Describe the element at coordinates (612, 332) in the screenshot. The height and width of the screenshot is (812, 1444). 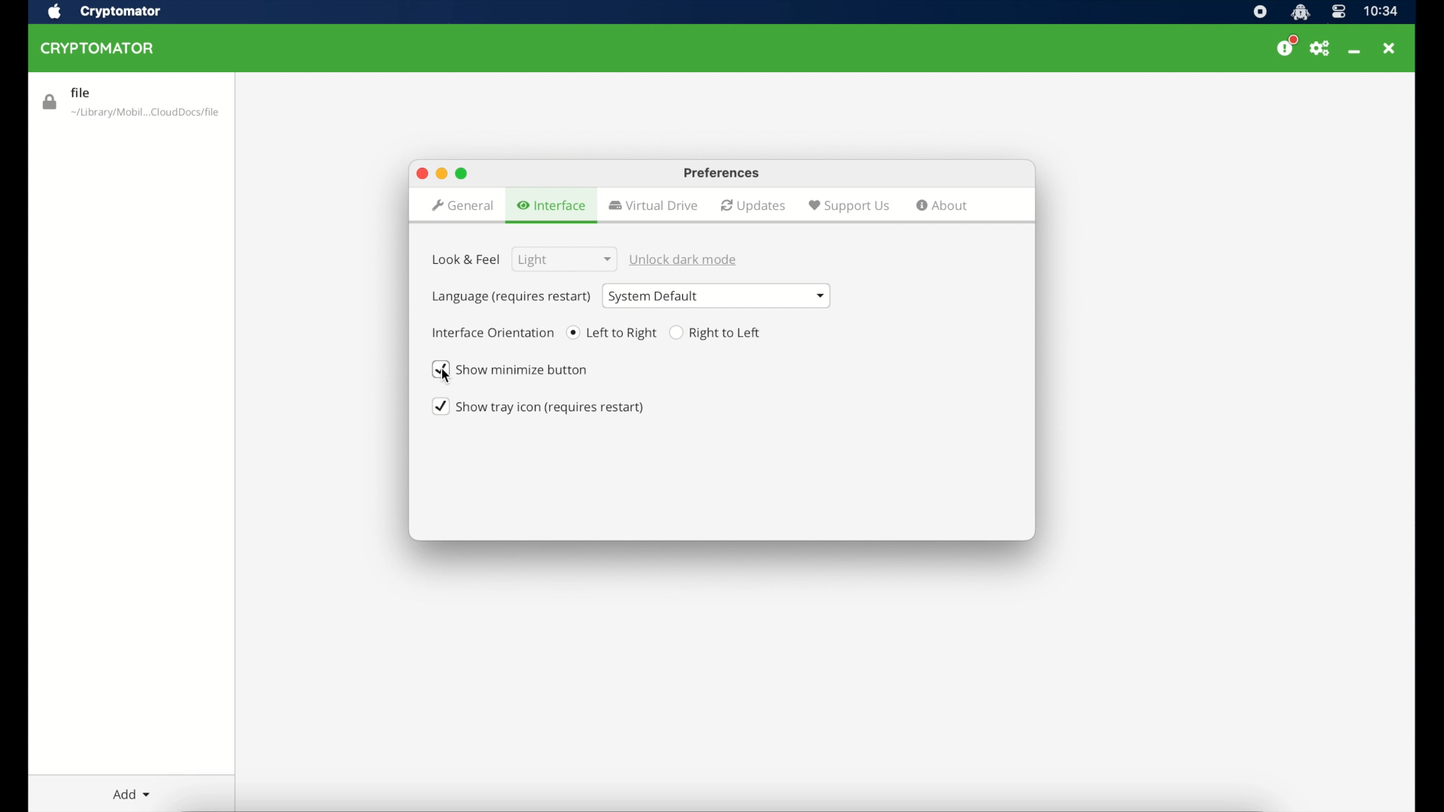
I see `radio button` at that location.